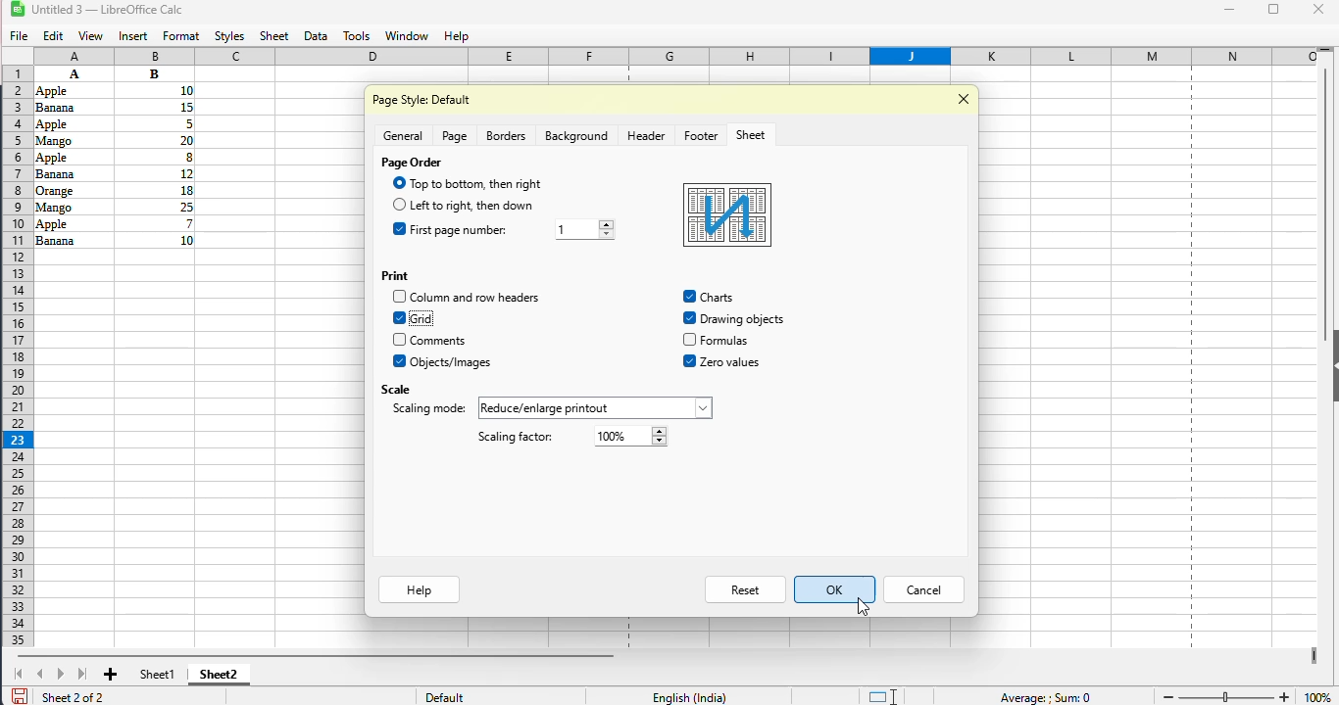  I want to click on data, so click(316, 37).